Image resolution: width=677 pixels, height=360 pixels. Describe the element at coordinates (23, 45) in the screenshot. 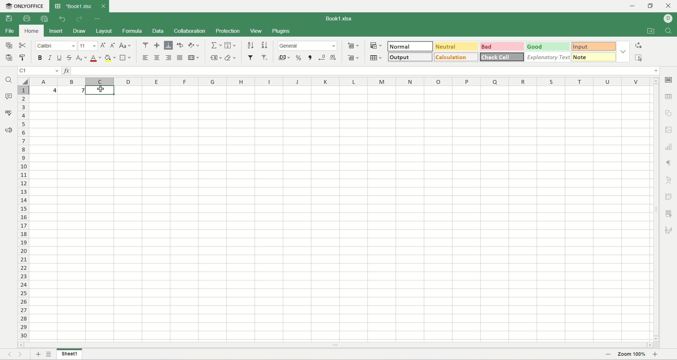

I see `cut` at that location.